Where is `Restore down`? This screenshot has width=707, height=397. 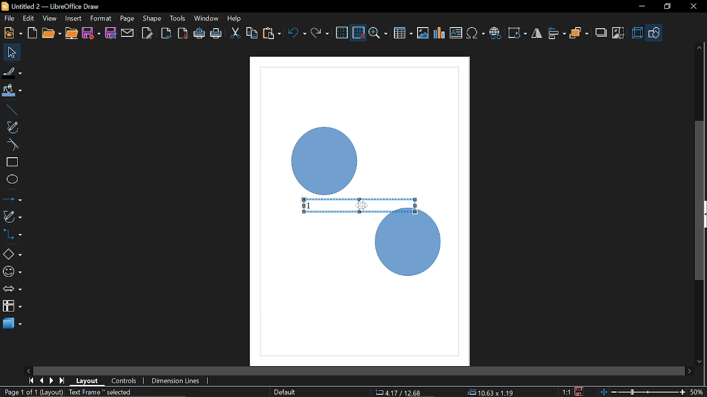 Restore down is located at coordinates (667, 6).